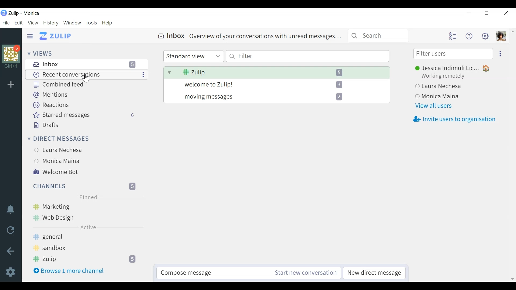 This screenshot has width=516, height=290. What do you see at coordinates (455, 67) in the screenshot?
I see `Jessica Indimuli Lic...` at bounding box center [455, 67].